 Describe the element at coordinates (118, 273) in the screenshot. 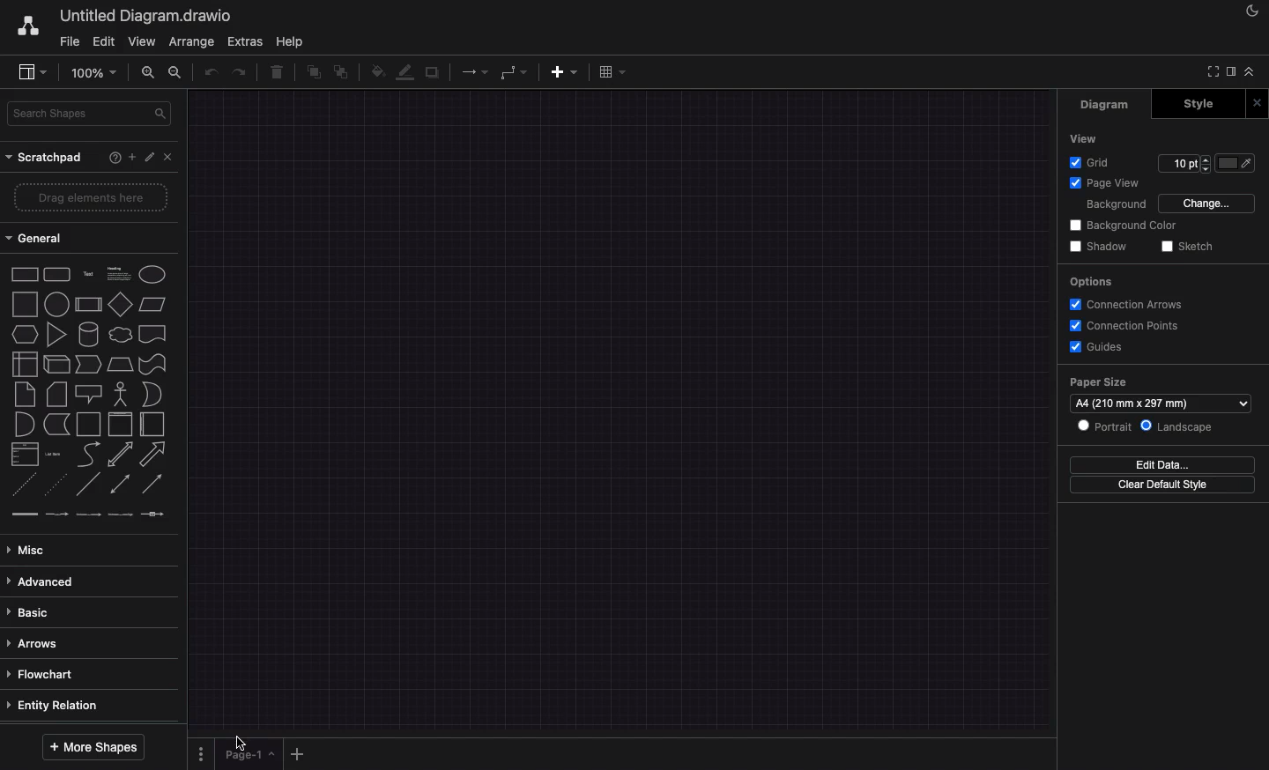

I see `text` at that location.